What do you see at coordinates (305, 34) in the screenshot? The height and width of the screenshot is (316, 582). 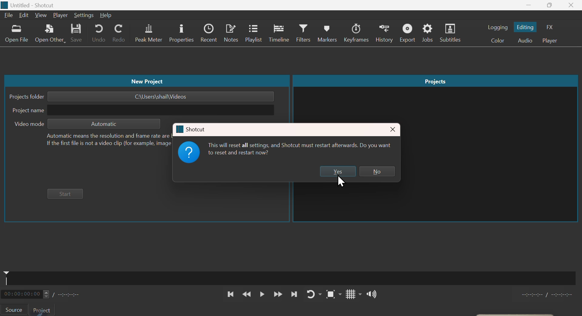 I see `philtres` at bounding box center [305, 34].